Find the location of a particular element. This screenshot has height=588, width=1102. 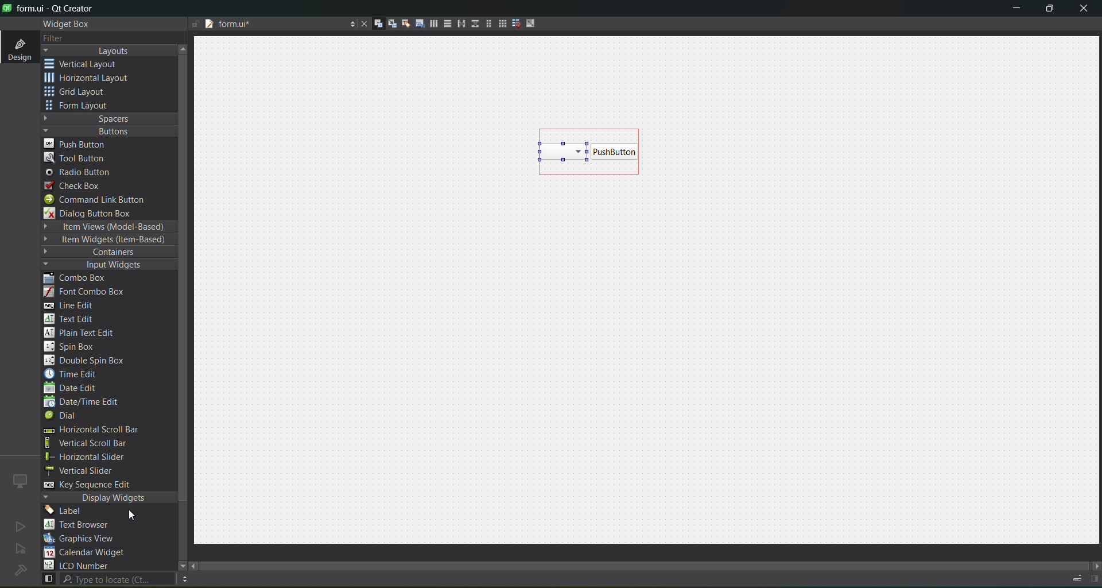

calendar is located at coordinates (86, 554).